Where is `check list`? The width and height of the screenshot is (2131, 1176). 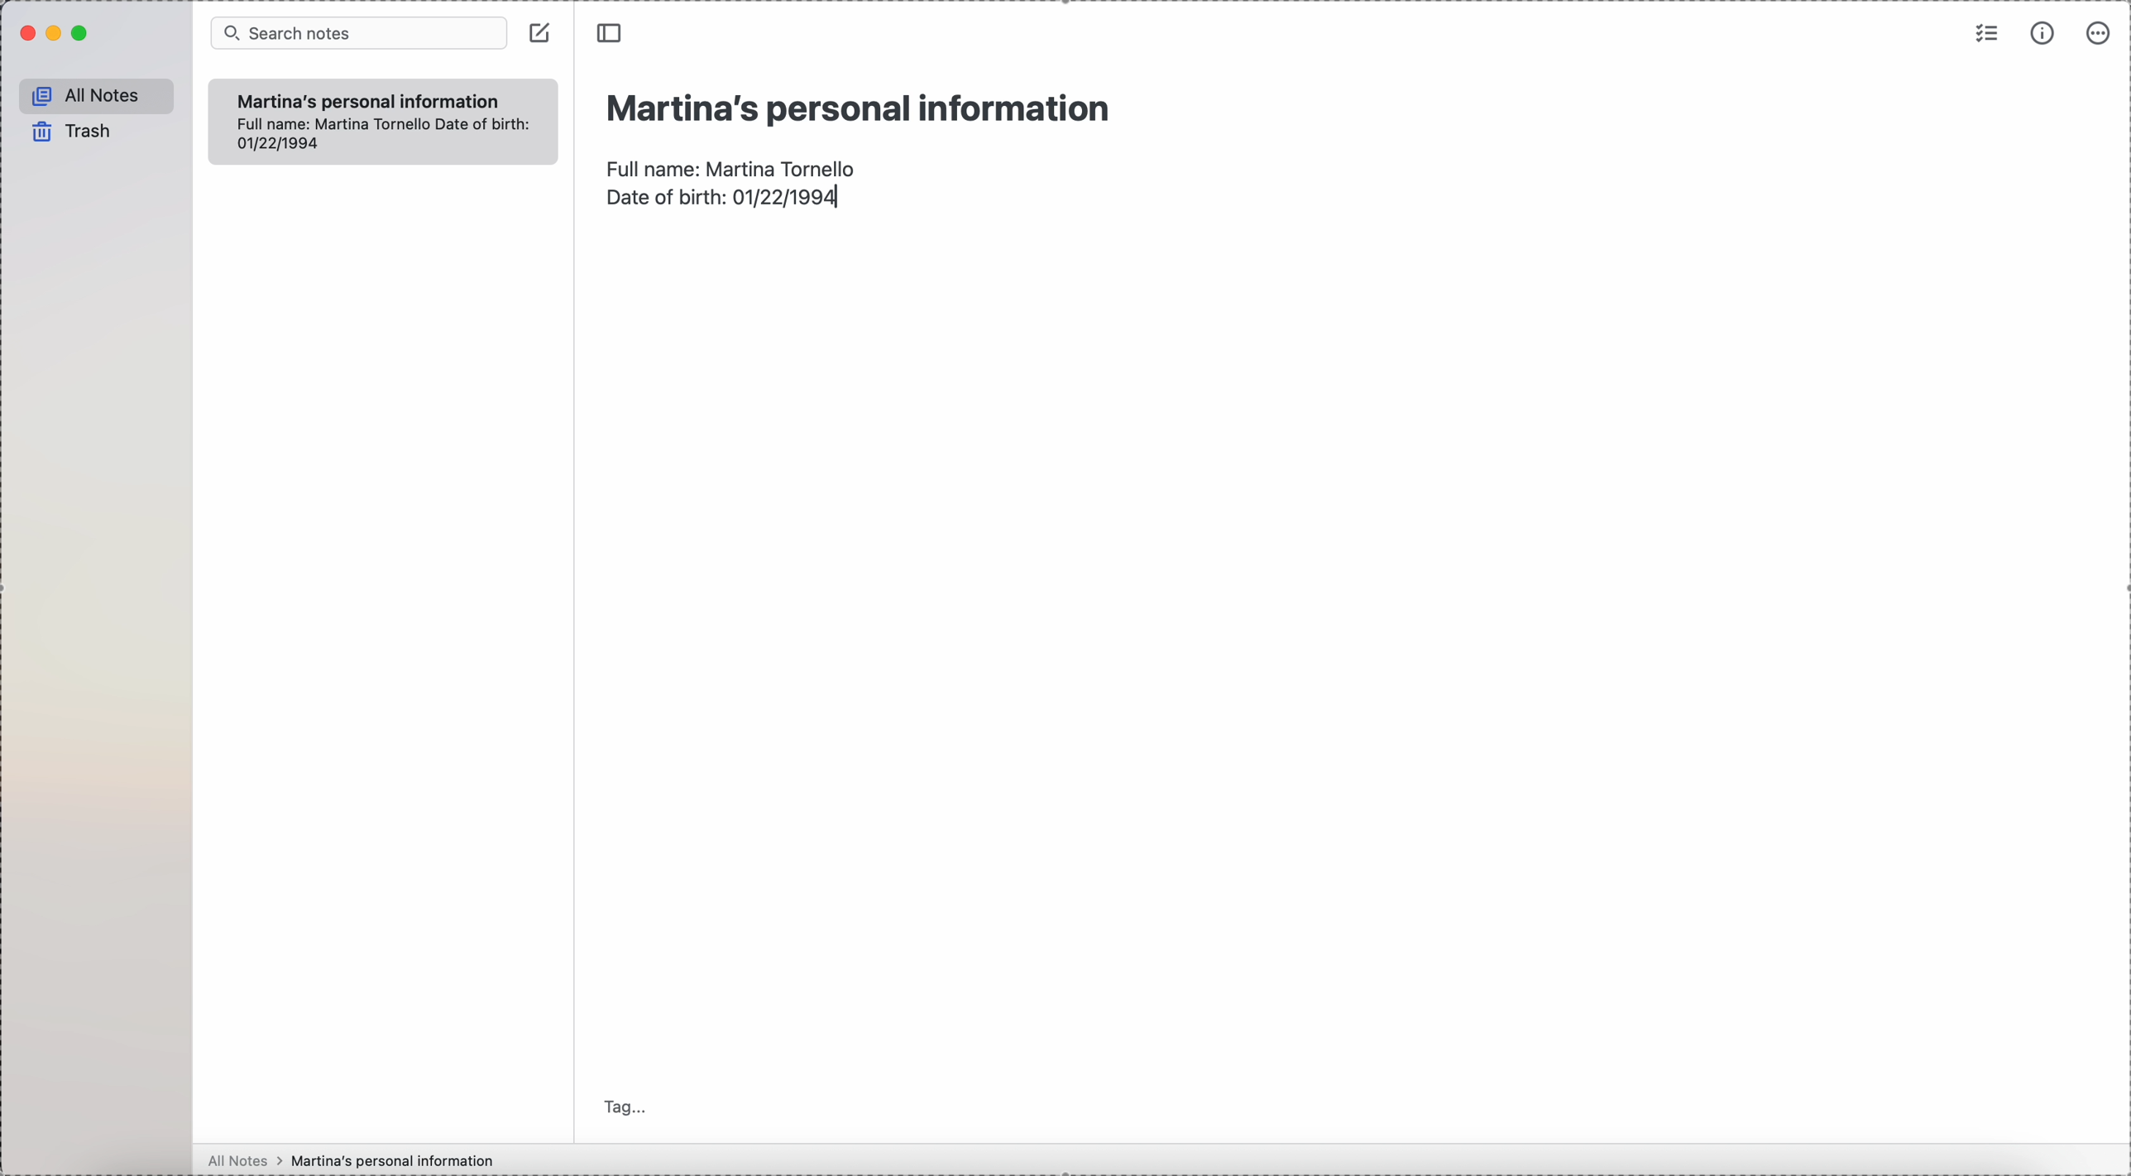
check list is located at coordinates (1985, 36).